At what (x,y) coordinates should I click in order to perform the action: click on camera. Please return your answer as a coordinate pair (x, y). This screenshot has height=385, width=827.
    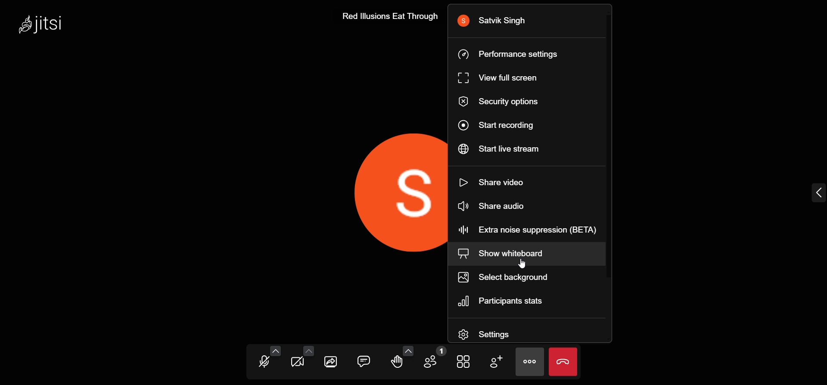
    Looking at the image, I should click on (298, 363).